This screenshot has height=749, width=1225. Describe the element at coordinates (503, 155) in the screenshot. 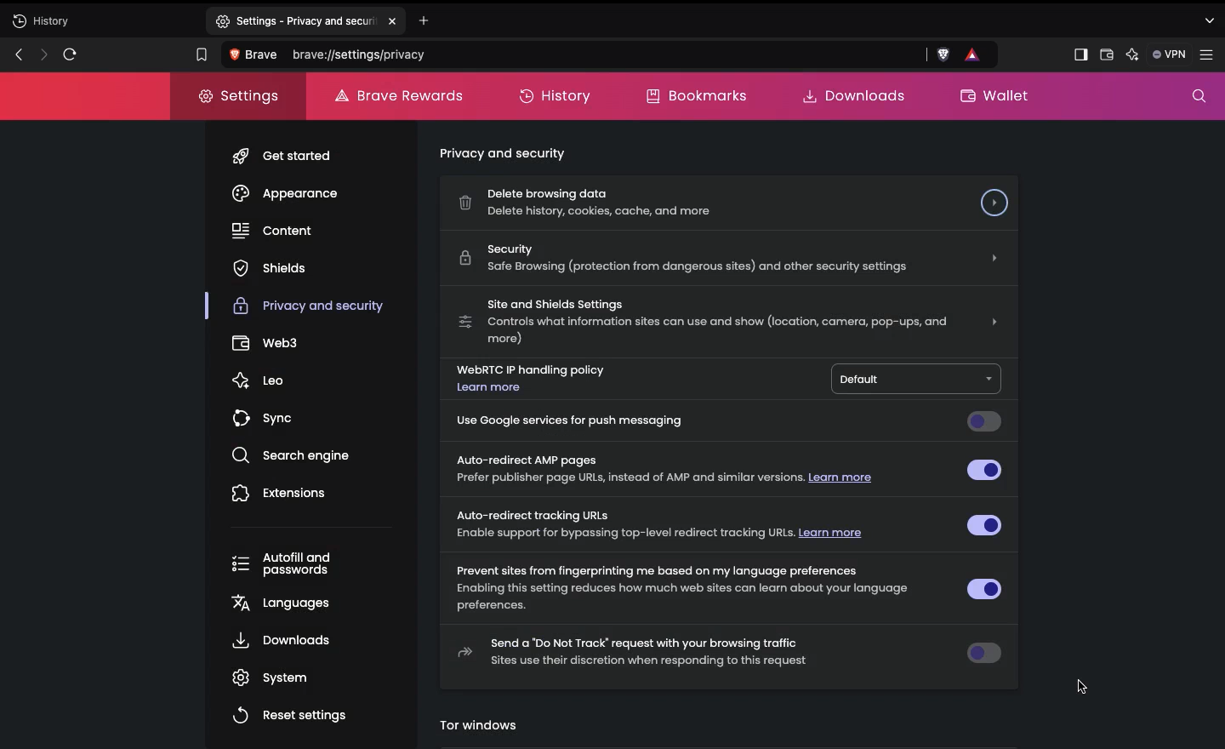

I see `privacy and security` at that location.